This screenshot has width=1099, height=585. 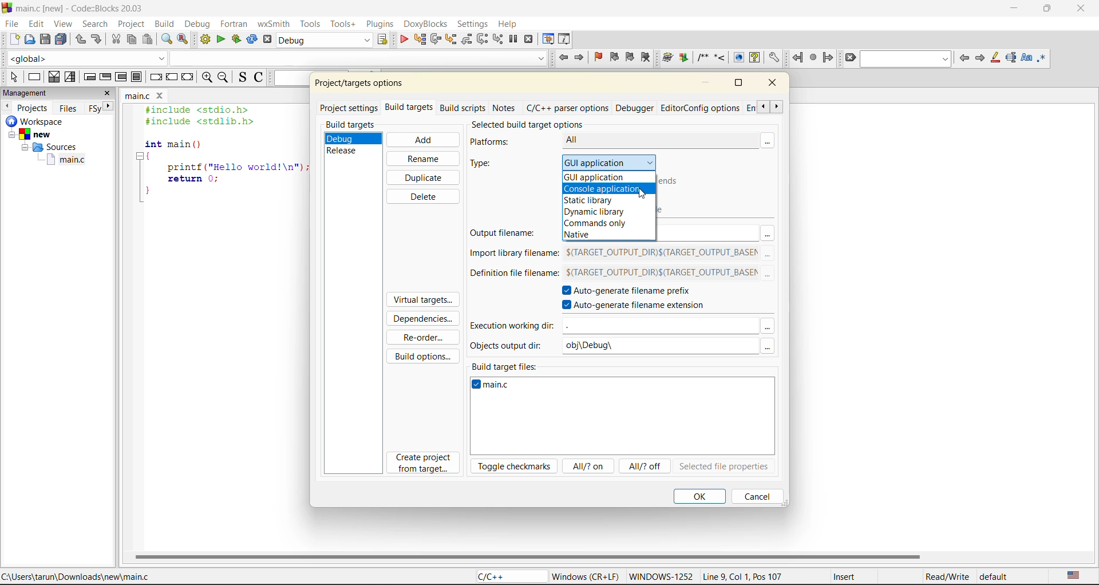 I want to click on platforms, so click(x=496, y=143).